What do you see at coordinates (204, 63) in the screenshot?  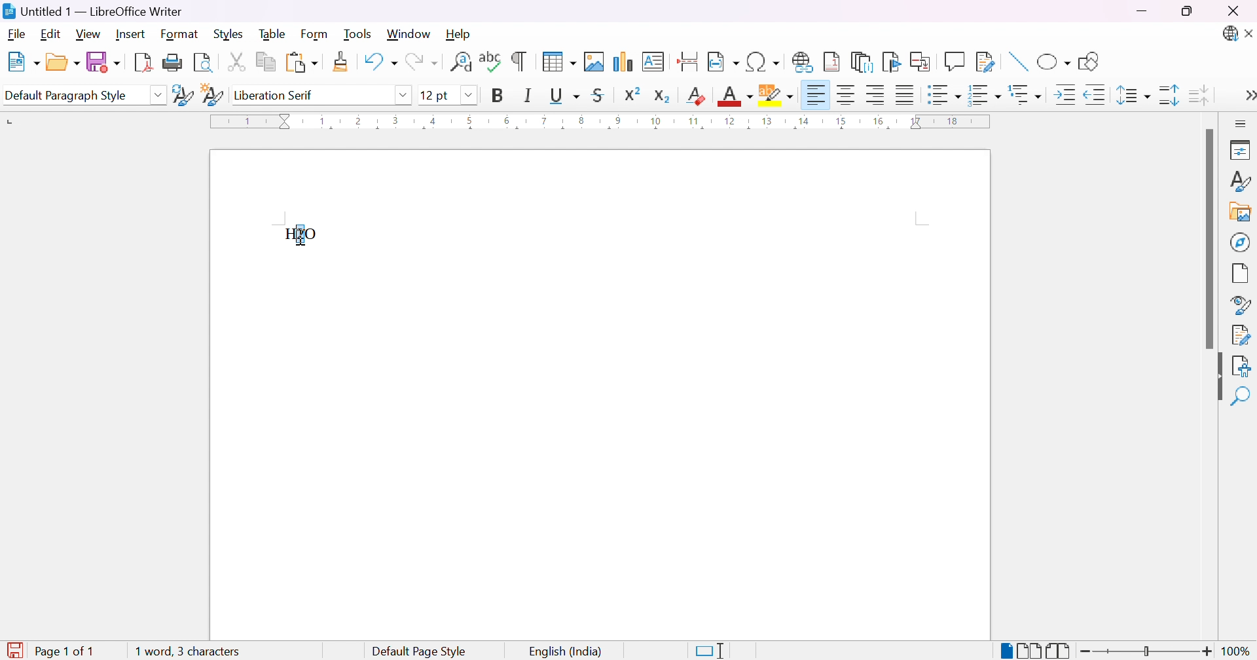 I see `Toggle print preview` at bounding box center [204, 63].